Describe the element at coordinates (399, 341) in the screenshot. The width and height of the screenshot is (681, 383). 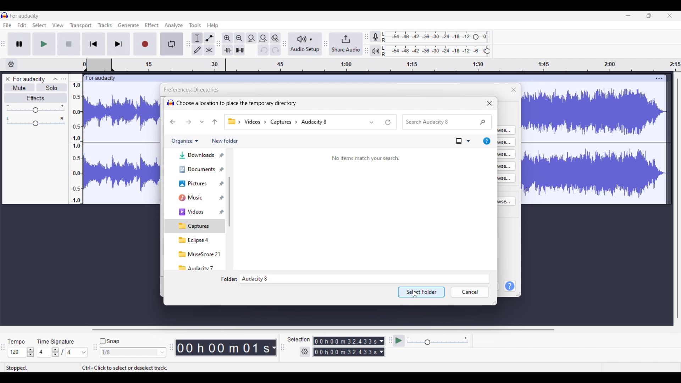
I see `Play at speed/Play at speed once` at that location.